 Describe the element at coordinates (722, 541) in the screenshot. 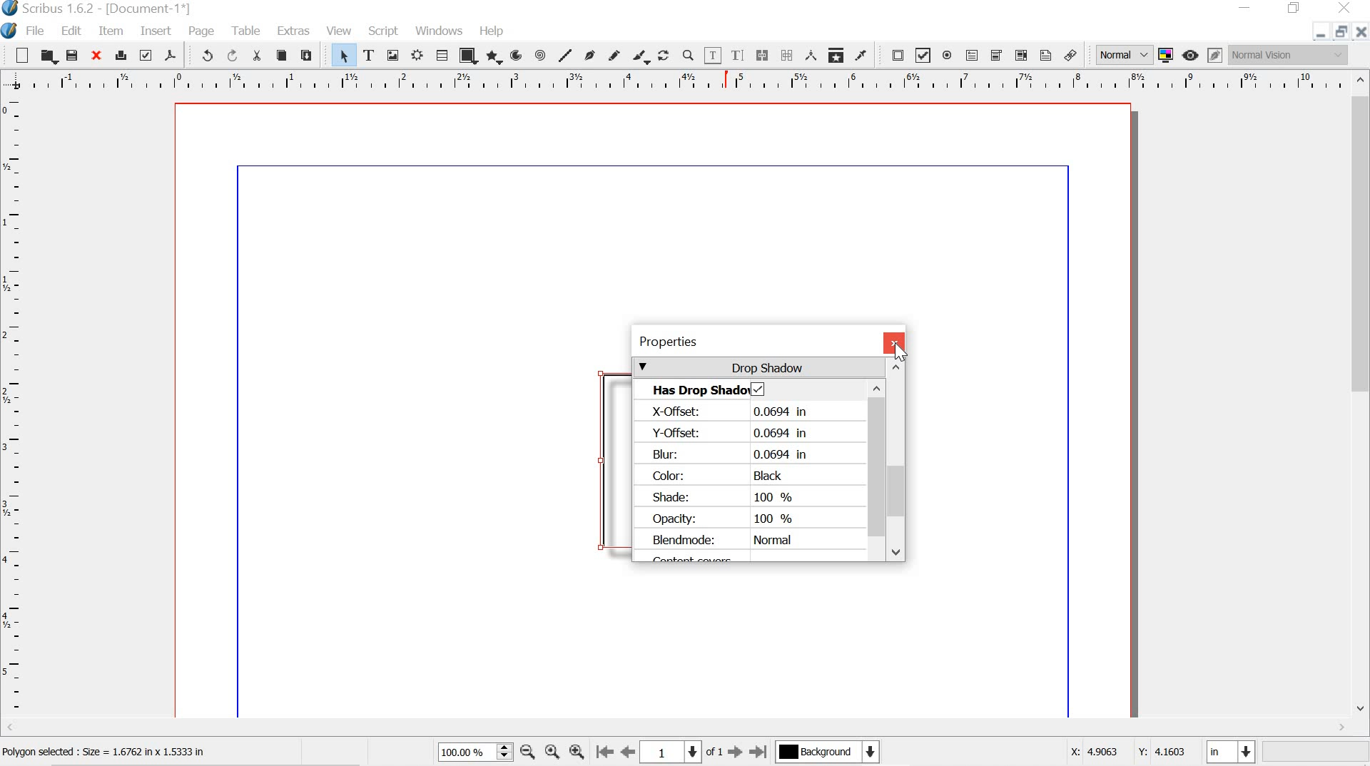

I see `Blendmode: Normal` at that location.